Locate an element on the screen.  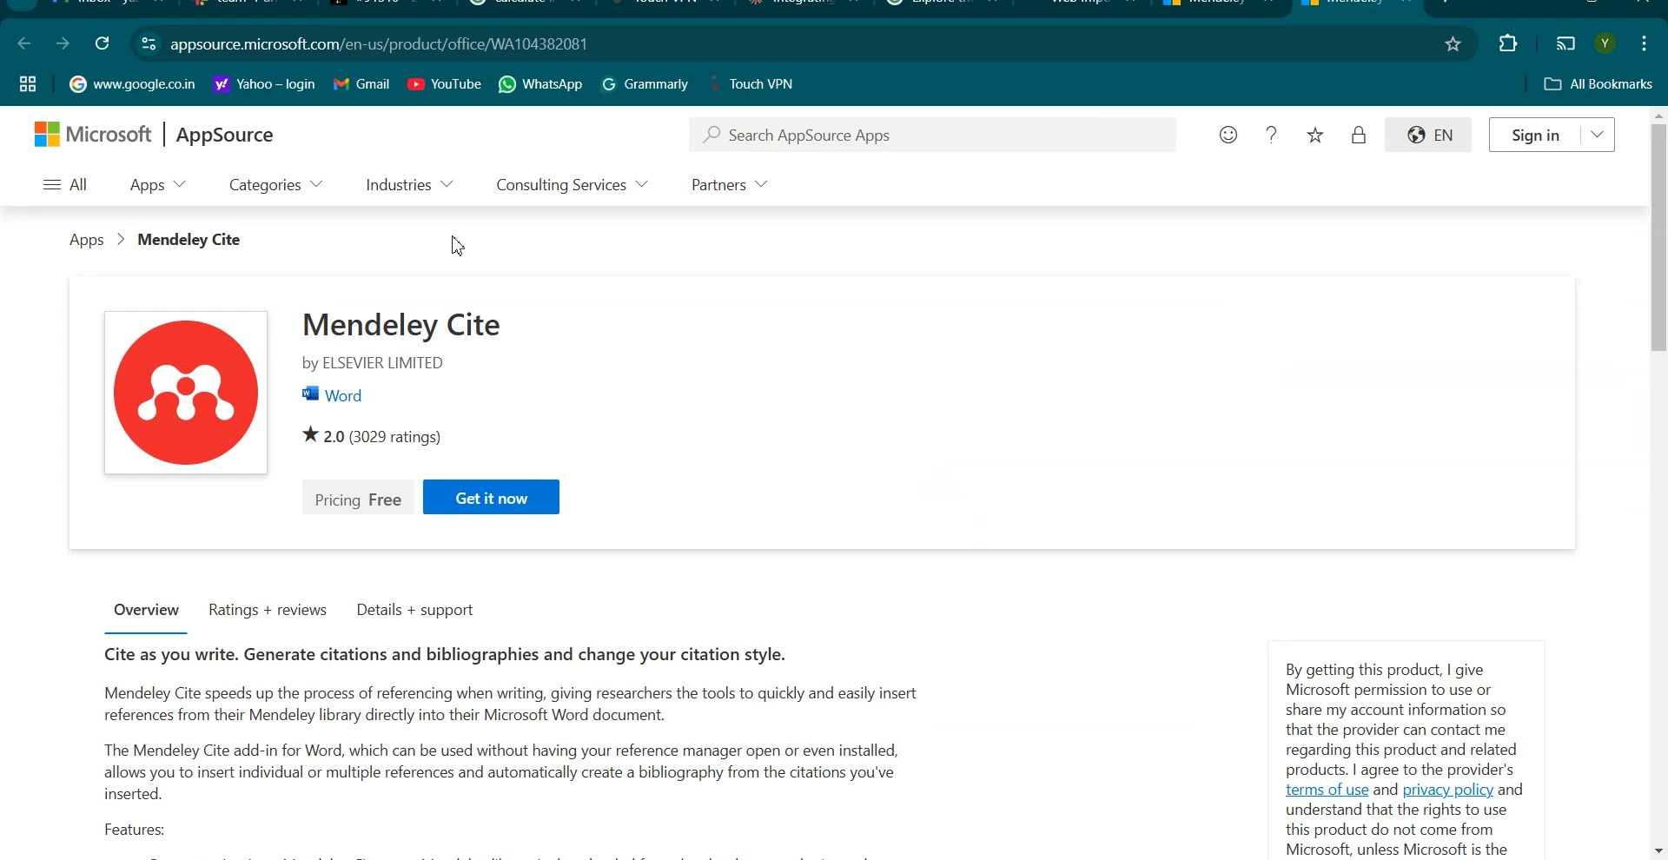
Extensions is located at coordinates (1508, 43).